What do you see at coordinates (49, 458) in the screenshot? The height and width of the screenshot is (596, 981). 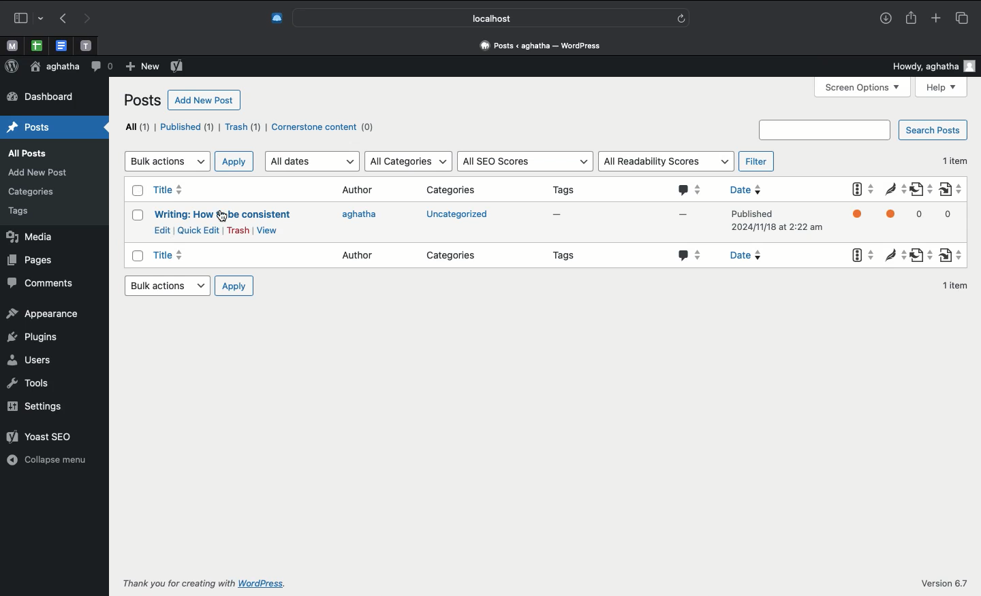 I see `Collapse menu` at bounding box center [49, 458].